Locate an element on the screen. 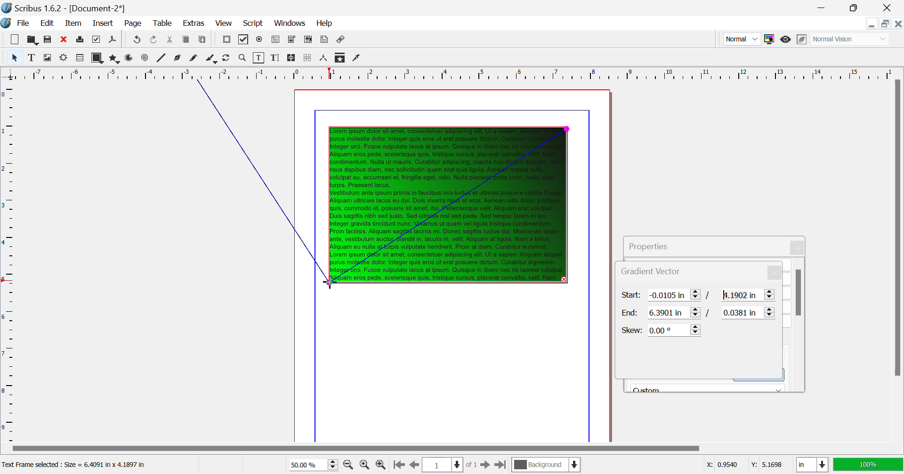 Image resolution: width=904 pixels, height=474 pixels. Delink Frames is located at coordinates (308, 58).